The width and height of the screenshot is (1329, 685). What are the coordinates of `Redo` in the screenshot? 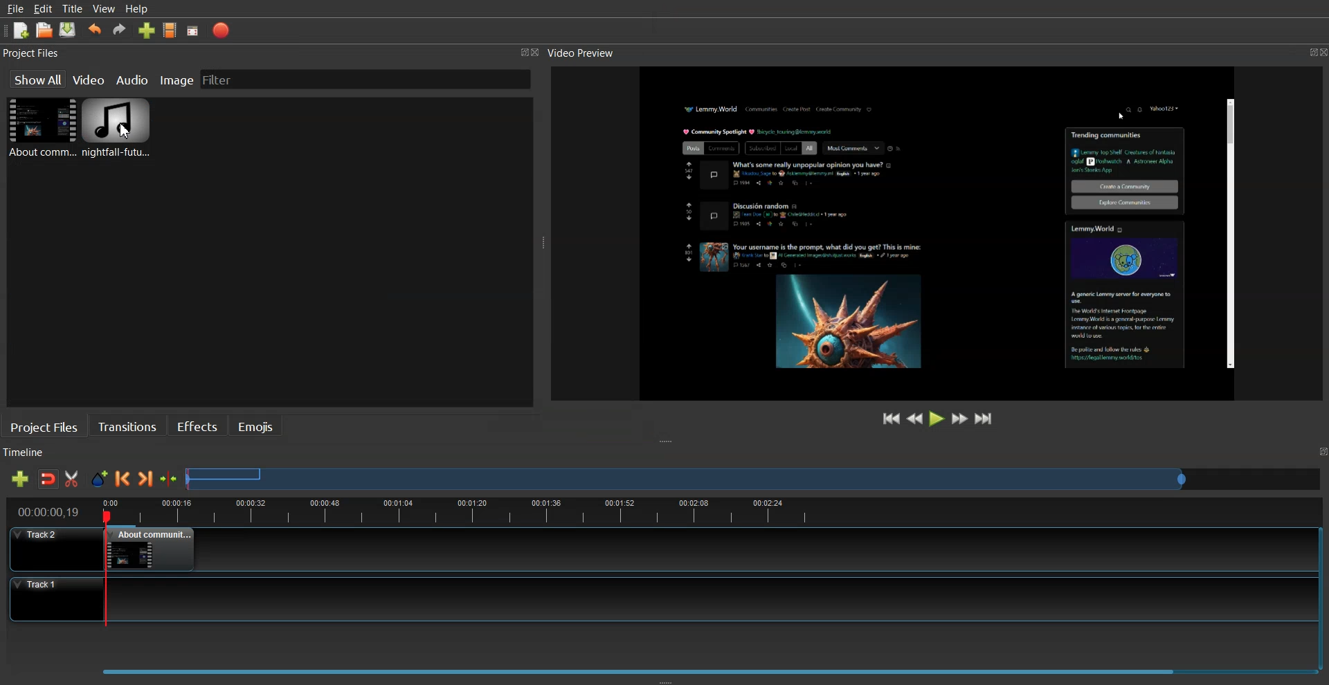 It's located at (120, 29).